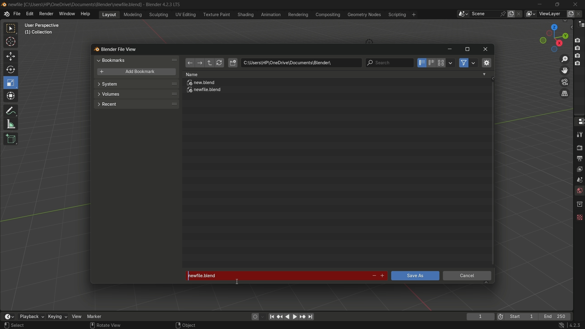  I want to click on annotate, so click(10, 110).